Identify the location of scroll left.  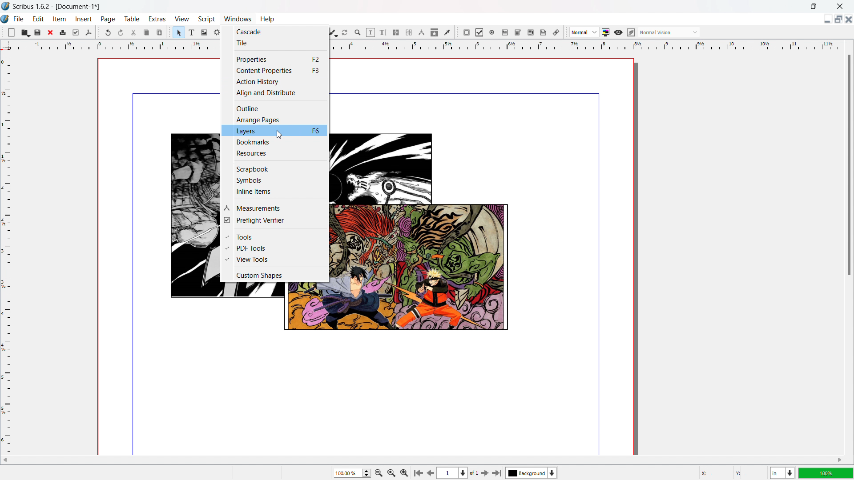
(6, 460).